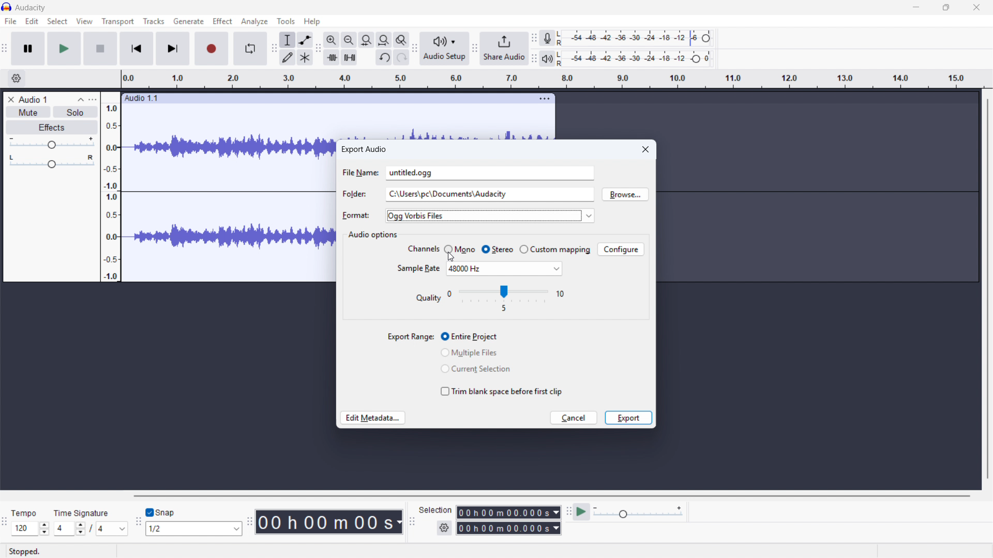 The image size is (993, 558). Describe the element at coordinates (490, 216) in the screenshot. I see `Export format ` at that location.